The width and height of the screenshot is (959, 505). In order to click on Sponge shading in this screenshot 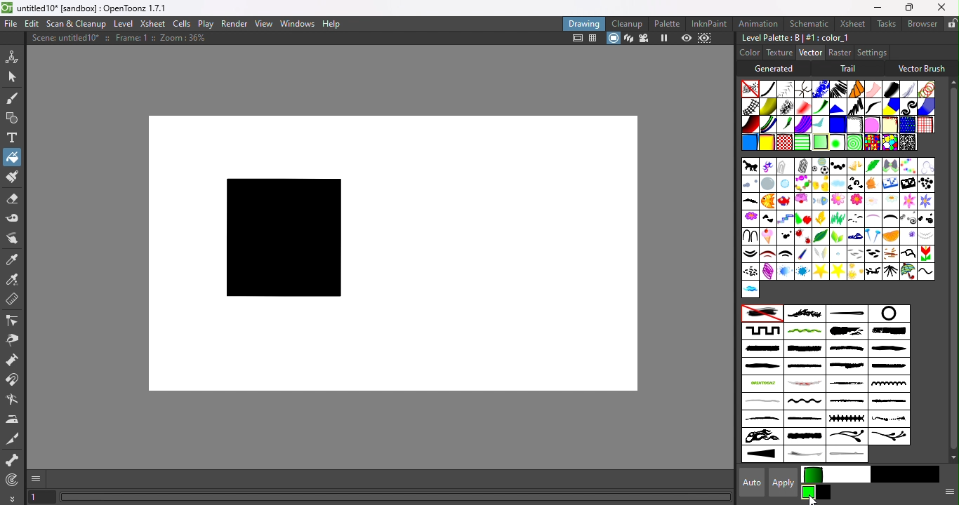, I will do `click(889, 124)`.